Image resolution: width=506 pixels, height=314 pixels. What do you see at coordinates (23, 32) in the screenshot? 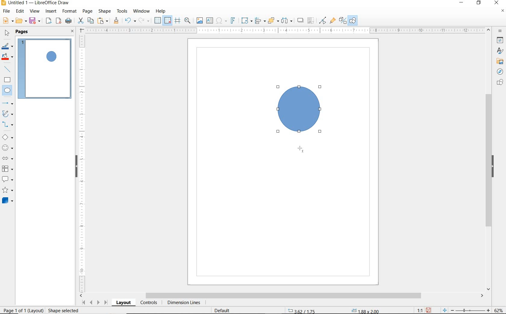
I see `PAGES` at bounding box center [23, 32].